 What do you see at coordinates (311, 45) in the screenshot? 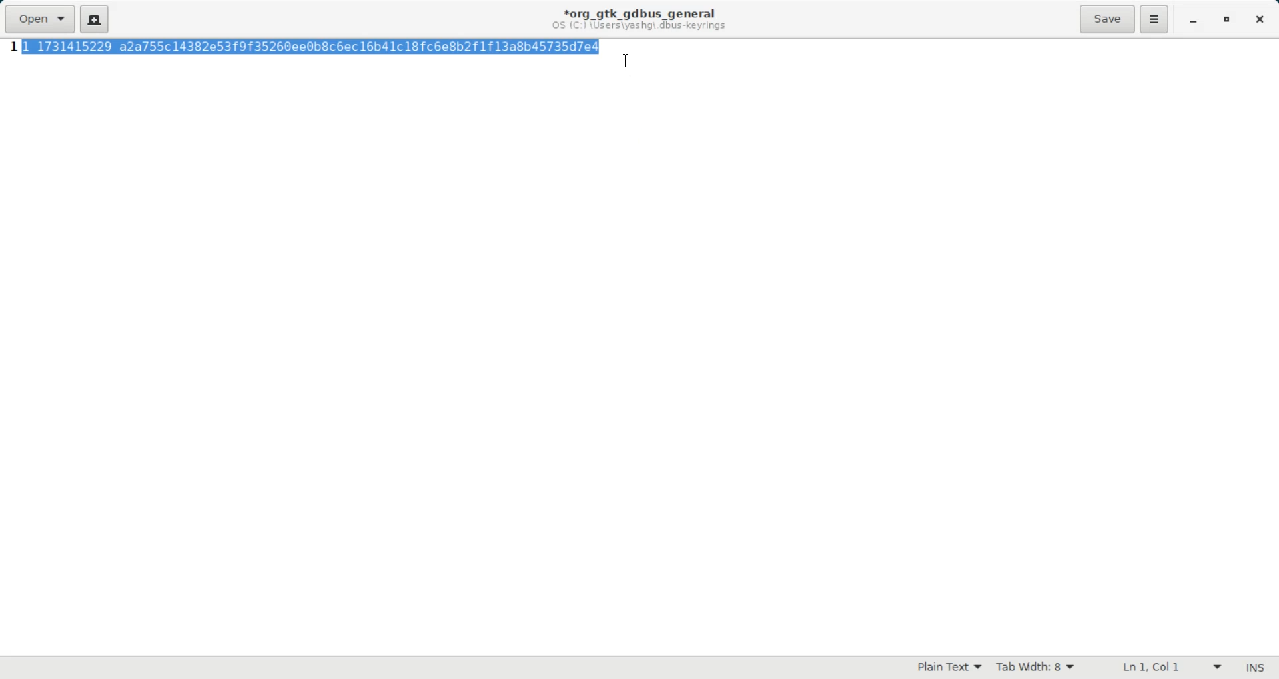
I see `highlighted text` at bounding box center [311, 45].